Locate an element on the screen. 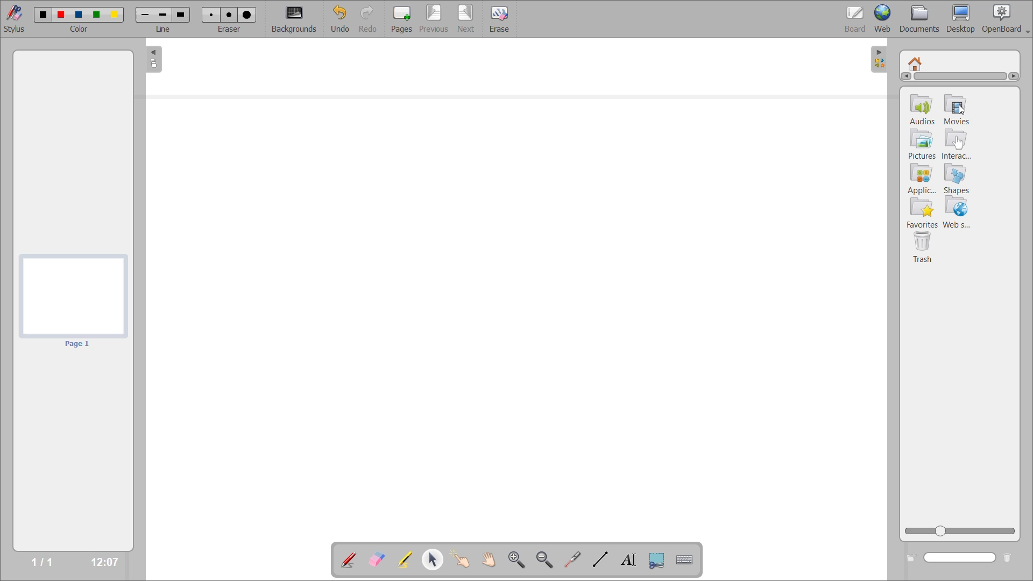 The image size is (1033, 581). color 5 is located at coordinates (116, 14).